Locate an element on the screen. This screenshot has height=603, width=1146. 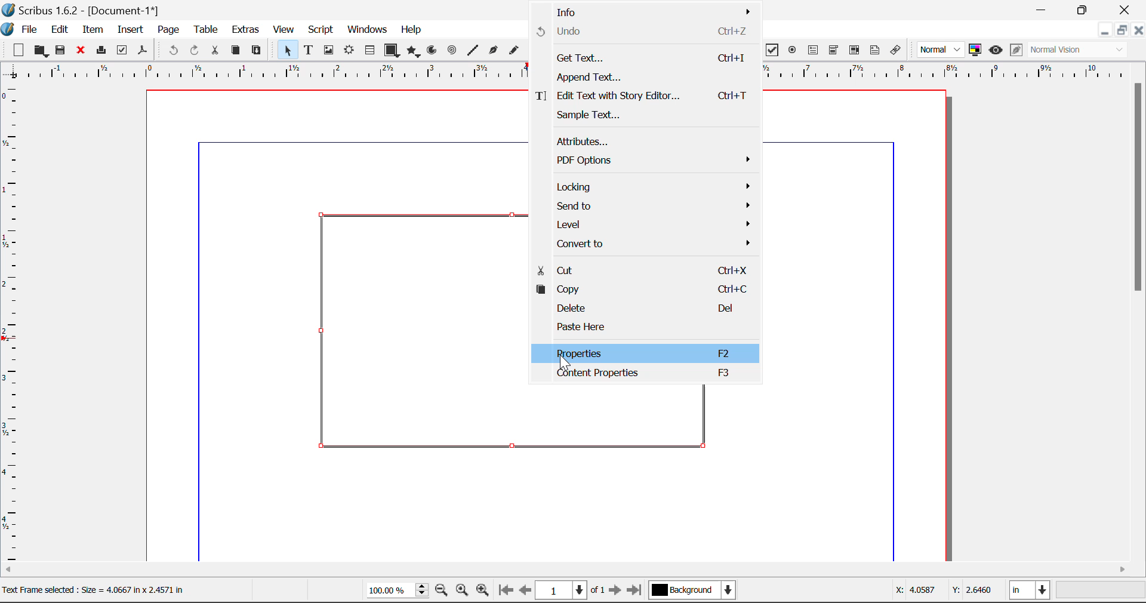
Preview Mode is located at coordinates (996, 50).